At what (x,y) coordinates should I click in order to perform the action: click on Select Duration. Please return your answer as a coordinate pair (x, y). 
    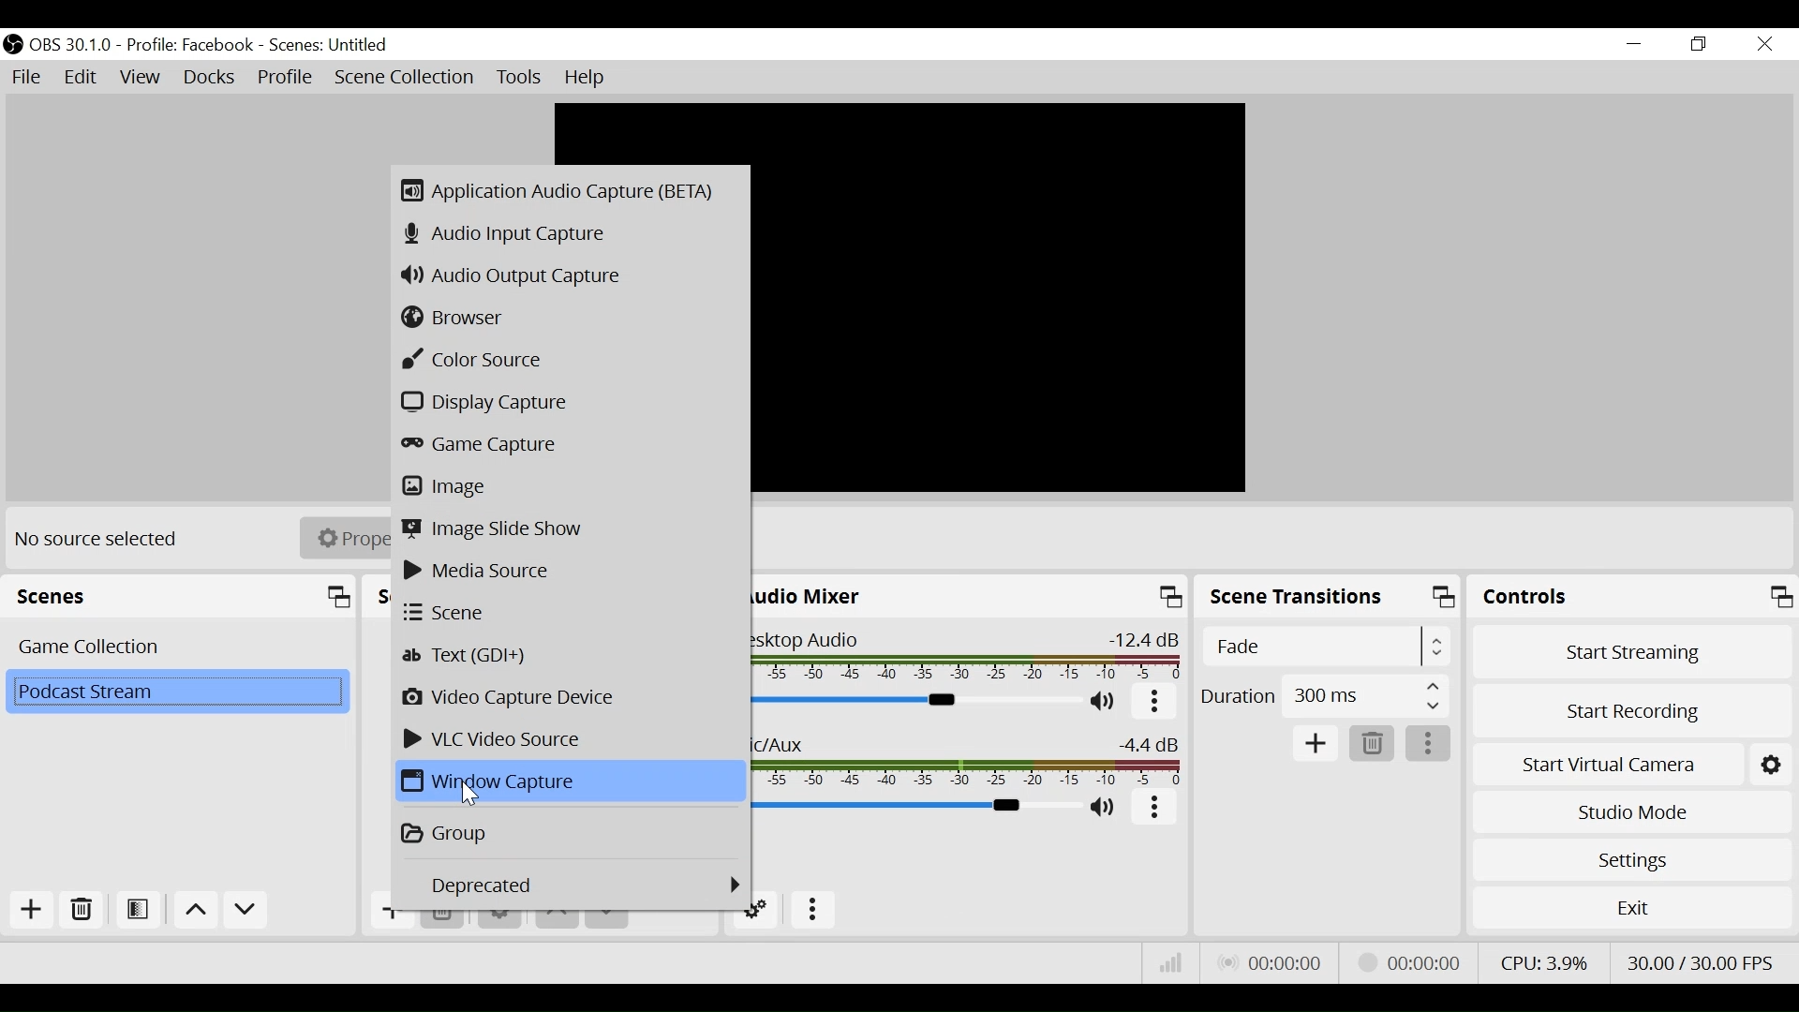
    Looking at the image, I should click on (1324, 695).